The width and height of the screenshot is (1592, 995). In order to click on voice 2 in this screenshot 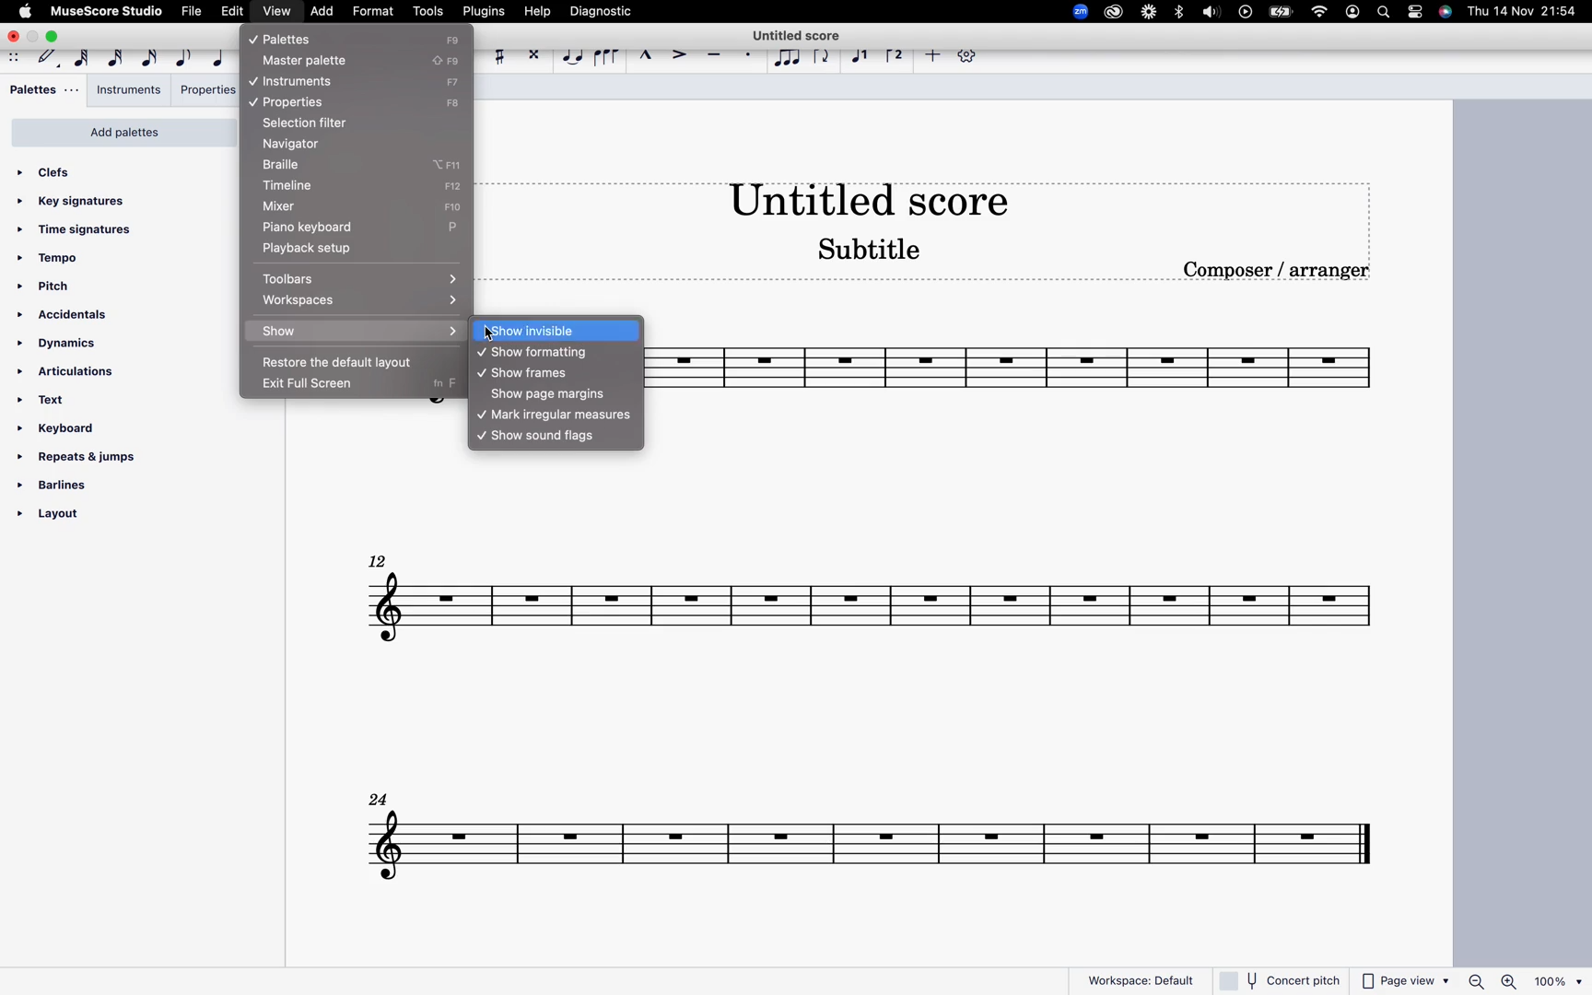, I will do `click(894, 57)`.